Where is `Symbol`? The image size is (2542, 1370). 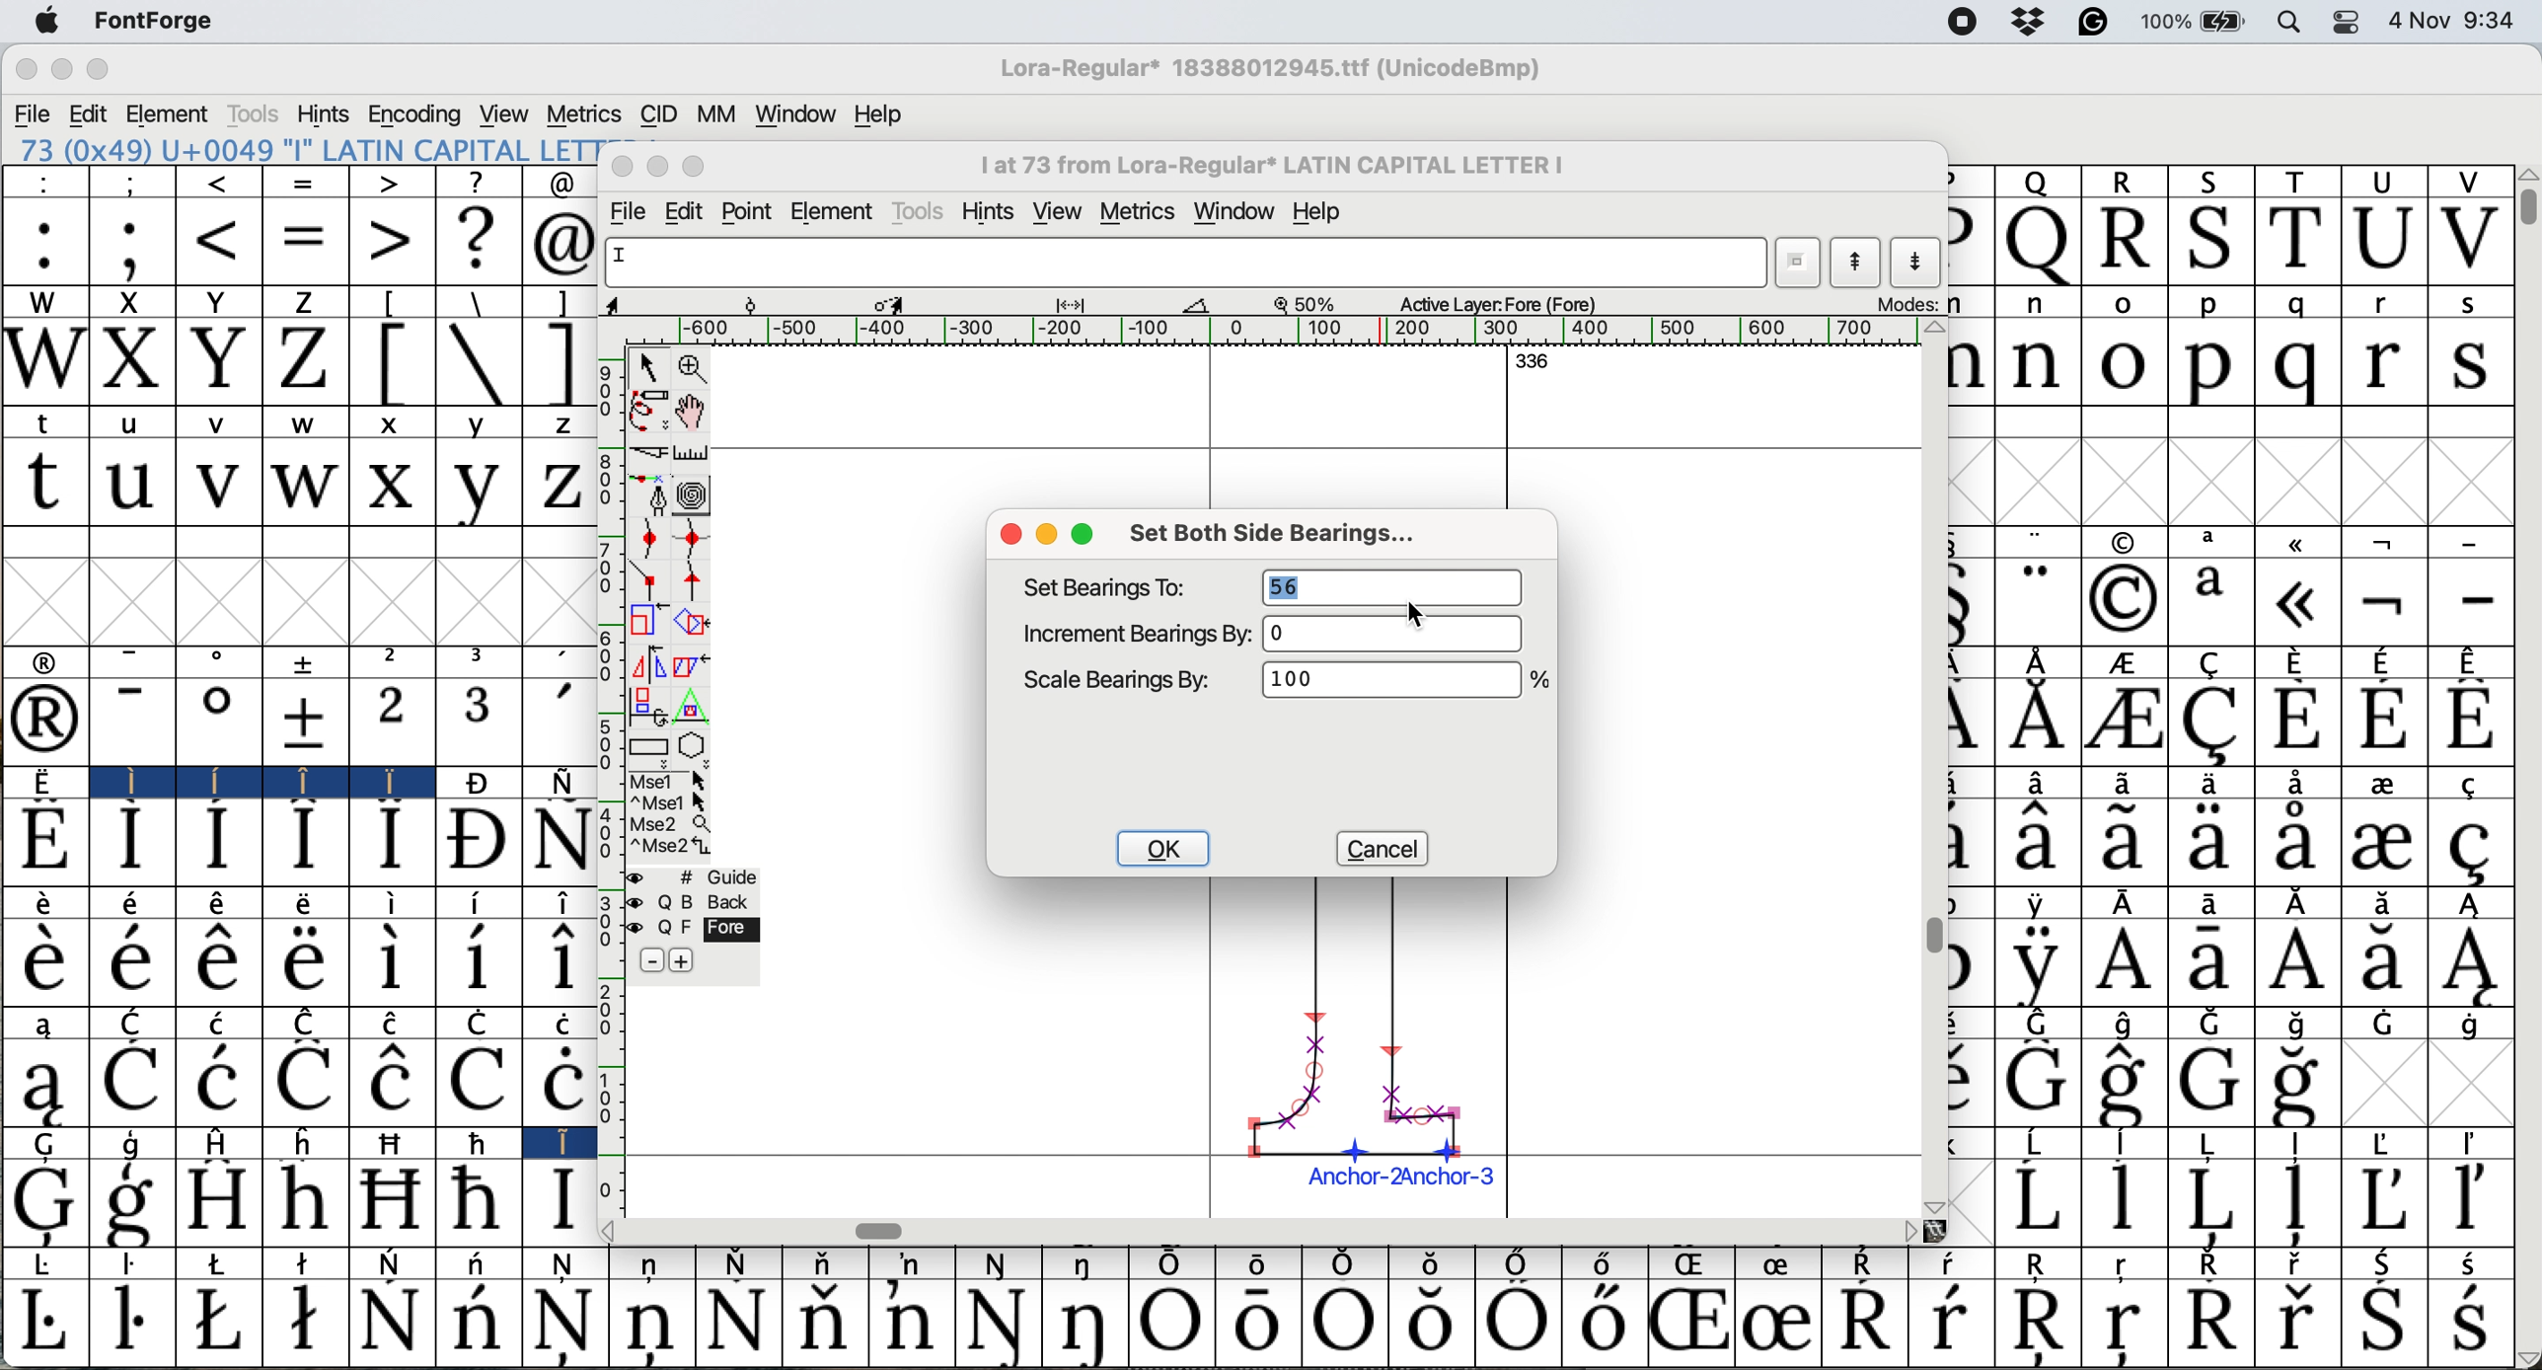 Symbol is located at coordinates (2471, 659).